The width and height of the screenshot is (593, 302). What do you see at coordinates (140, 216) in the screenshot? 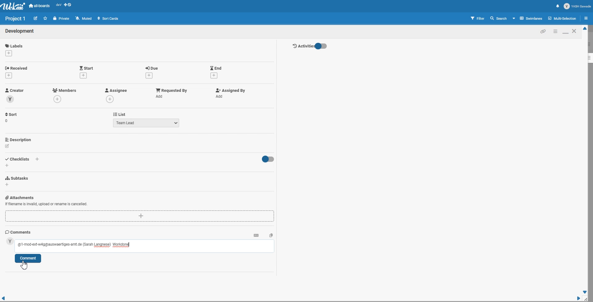
I see `Add Attachments` at bounding box center [140, 216].